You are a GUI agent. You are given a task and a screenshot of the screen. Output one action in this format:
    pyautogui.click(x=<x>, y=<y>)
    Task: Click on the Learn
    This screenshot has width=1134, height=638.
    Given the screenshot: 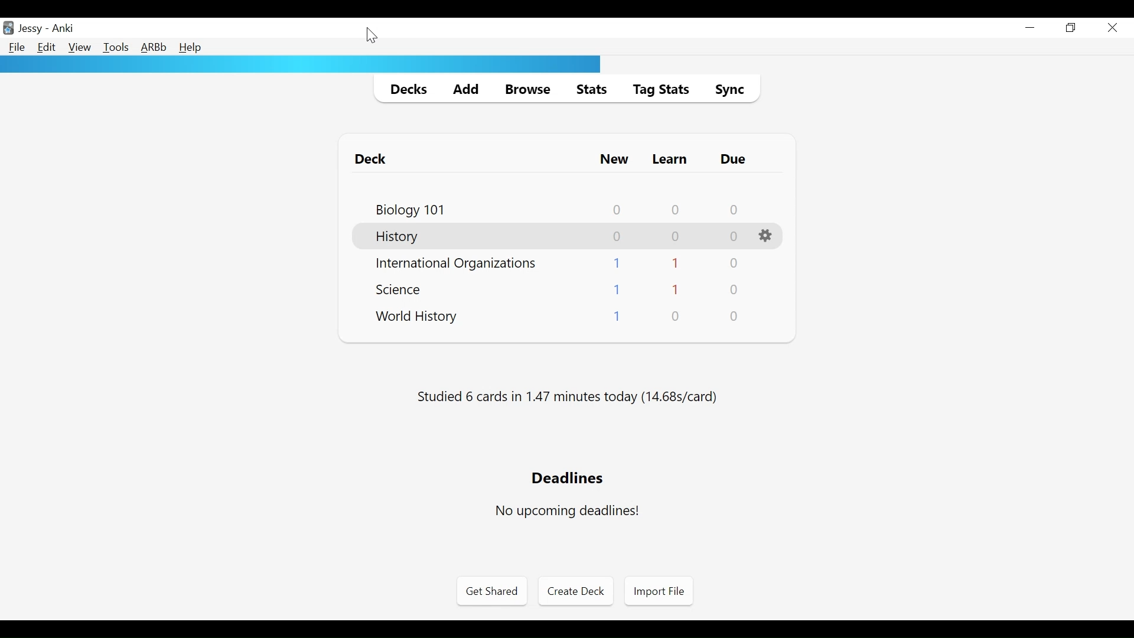 What is the action you would take?
    pyautogui.click(x=669, y=159)
    